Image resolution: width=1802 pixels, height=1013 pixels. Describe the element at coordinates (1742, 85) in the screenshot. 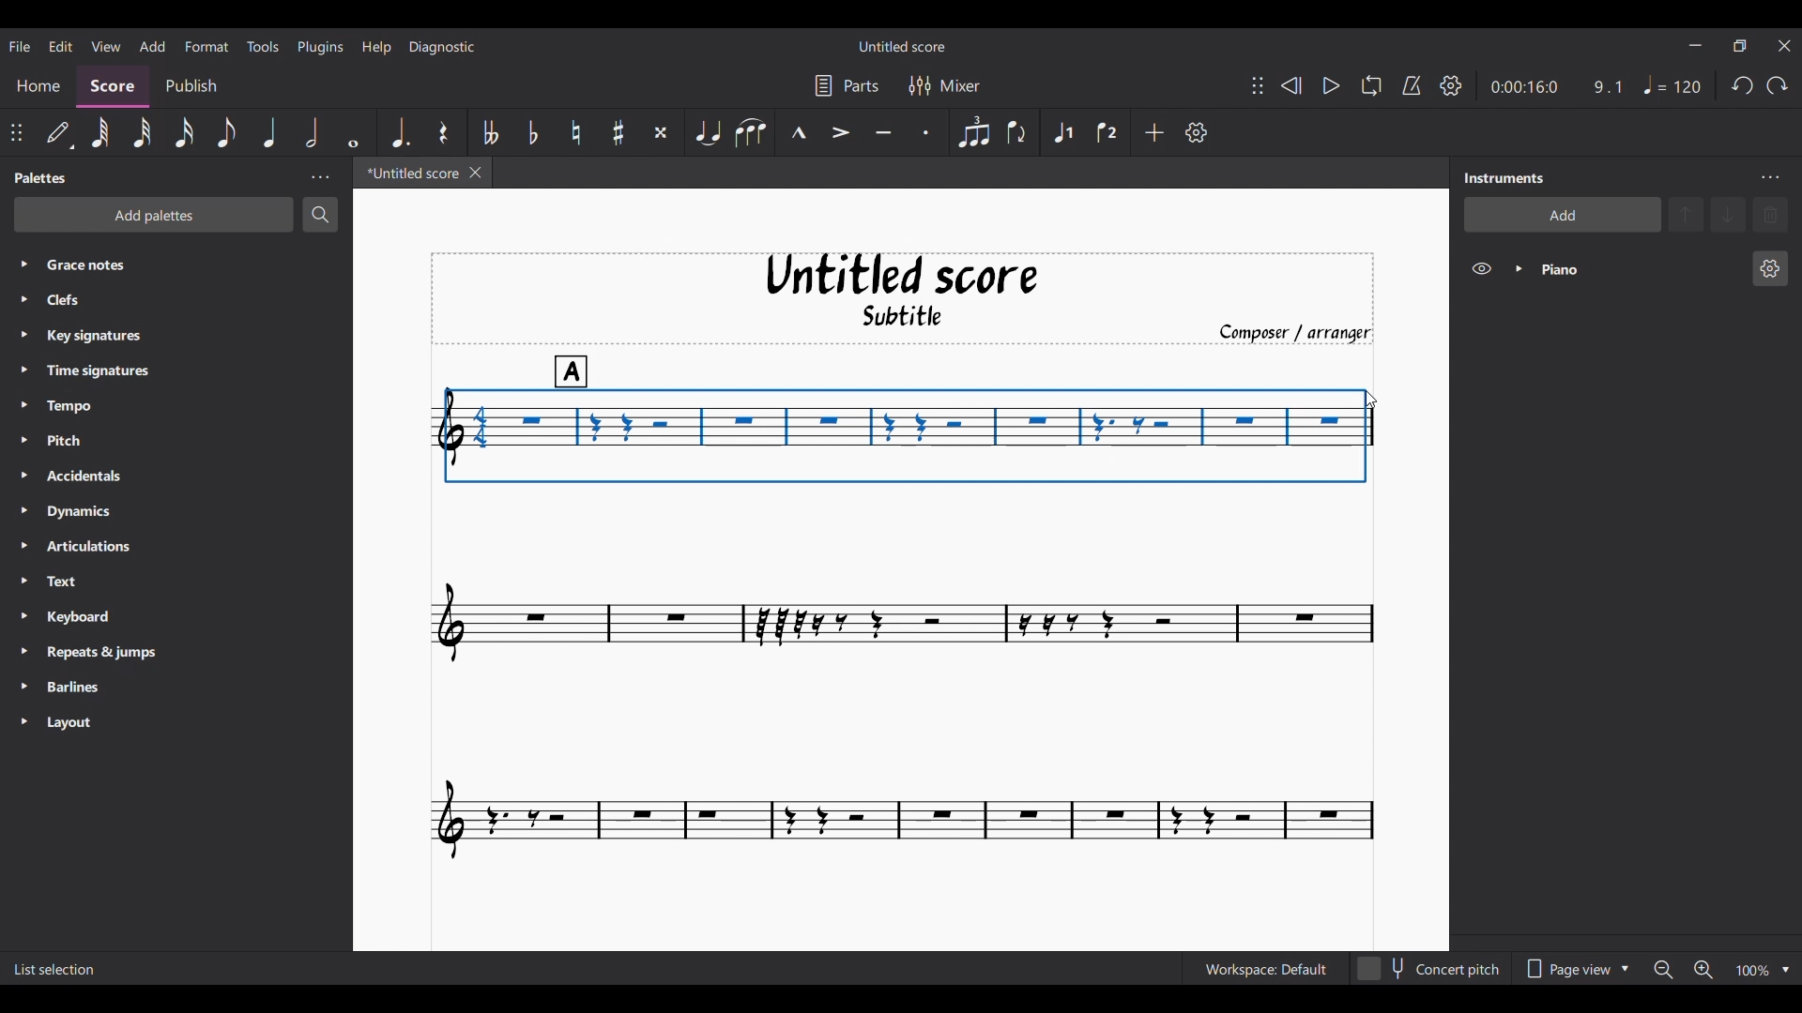

I see `Undo` at that location.